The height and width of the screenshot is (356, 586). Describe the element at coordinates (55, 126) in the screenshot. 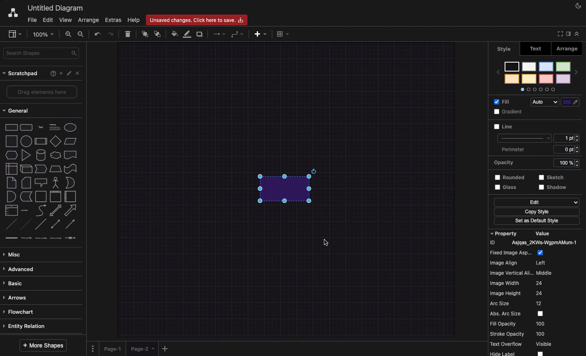

I see `heading` at that location.